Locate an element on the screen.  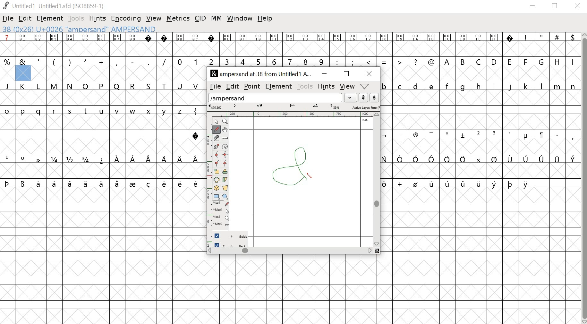
symbol is located at coordinates (510, 183).